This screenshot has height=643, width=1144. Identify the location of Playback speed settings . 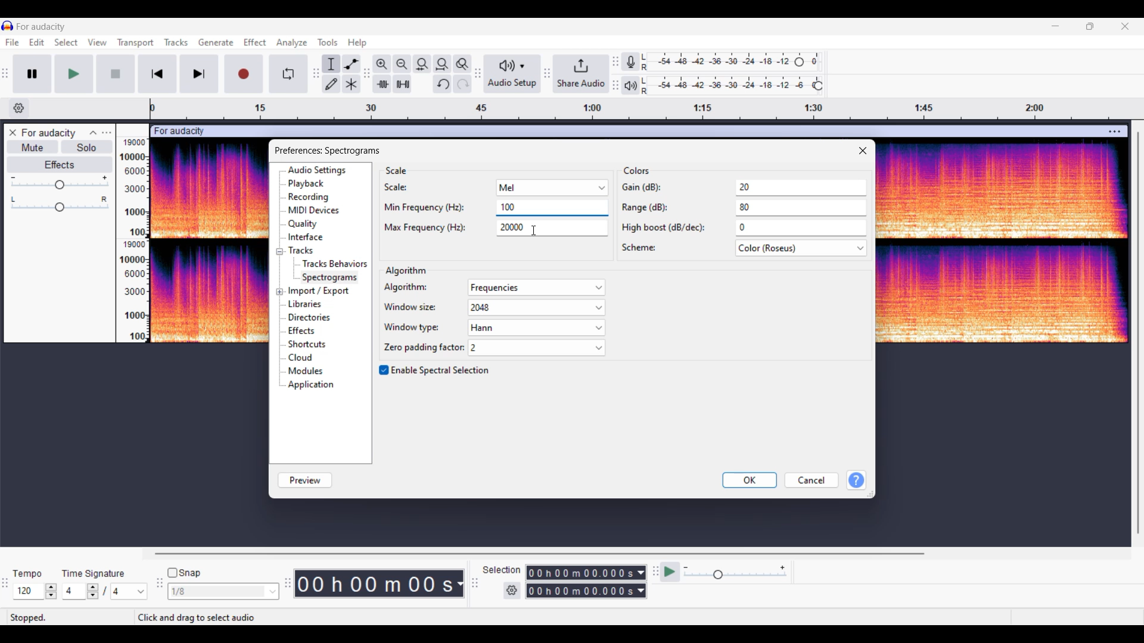
(725, 572).